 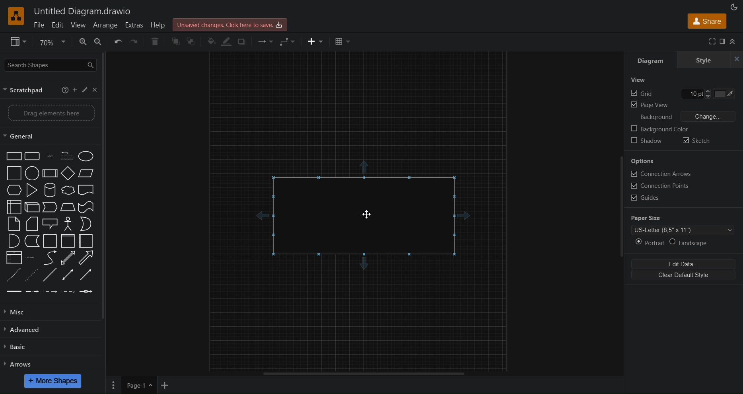 I want to click on Edit, so click(x=683, y=264).